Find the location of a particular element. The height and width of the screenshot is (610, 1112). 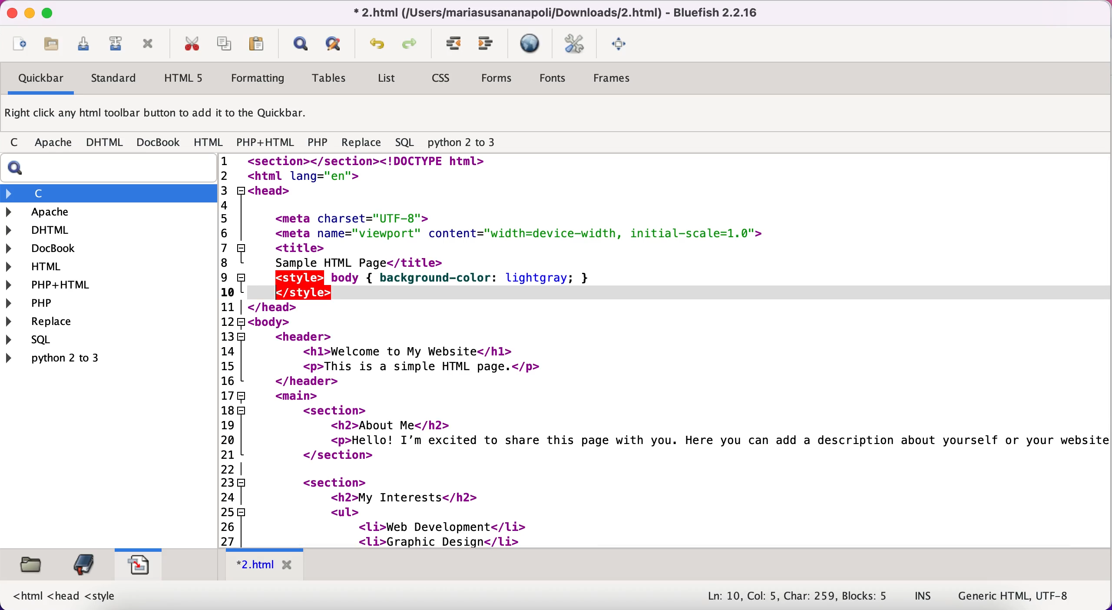

docbook is located at coordinates (48, 249).